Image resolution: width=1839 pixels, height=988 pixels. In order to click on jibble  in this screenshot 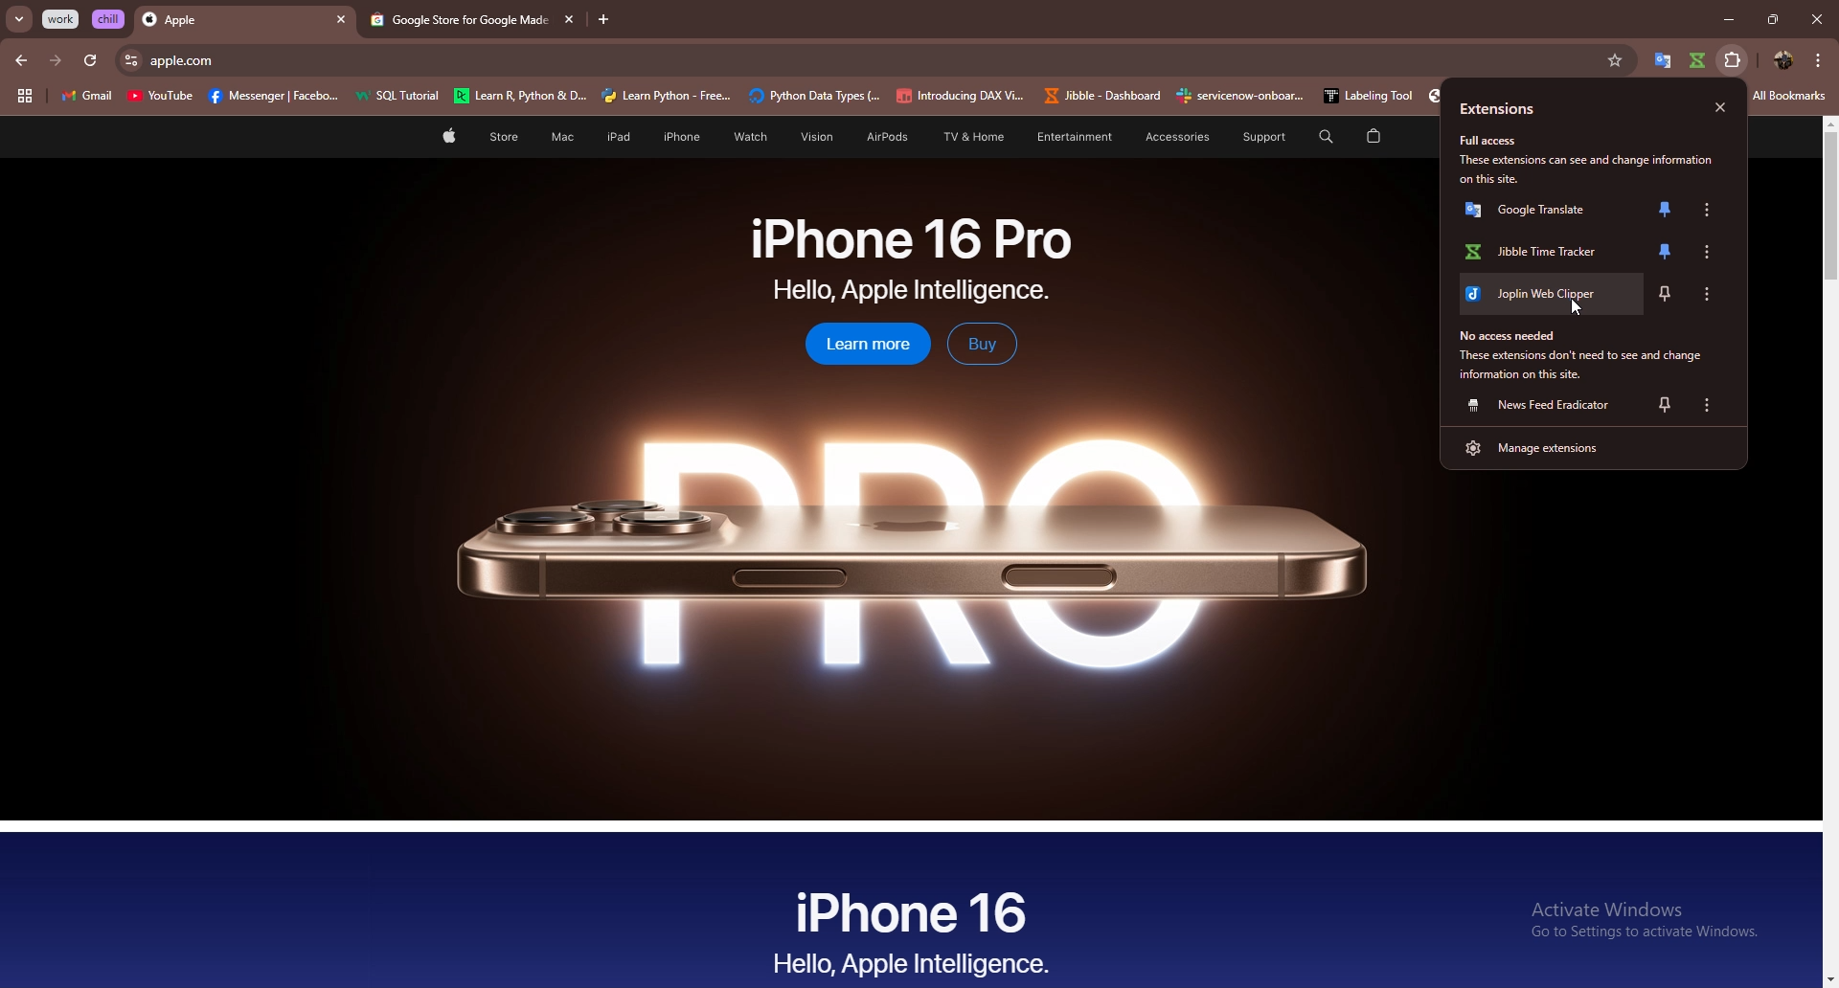, I will do `click(1699, 60)`.